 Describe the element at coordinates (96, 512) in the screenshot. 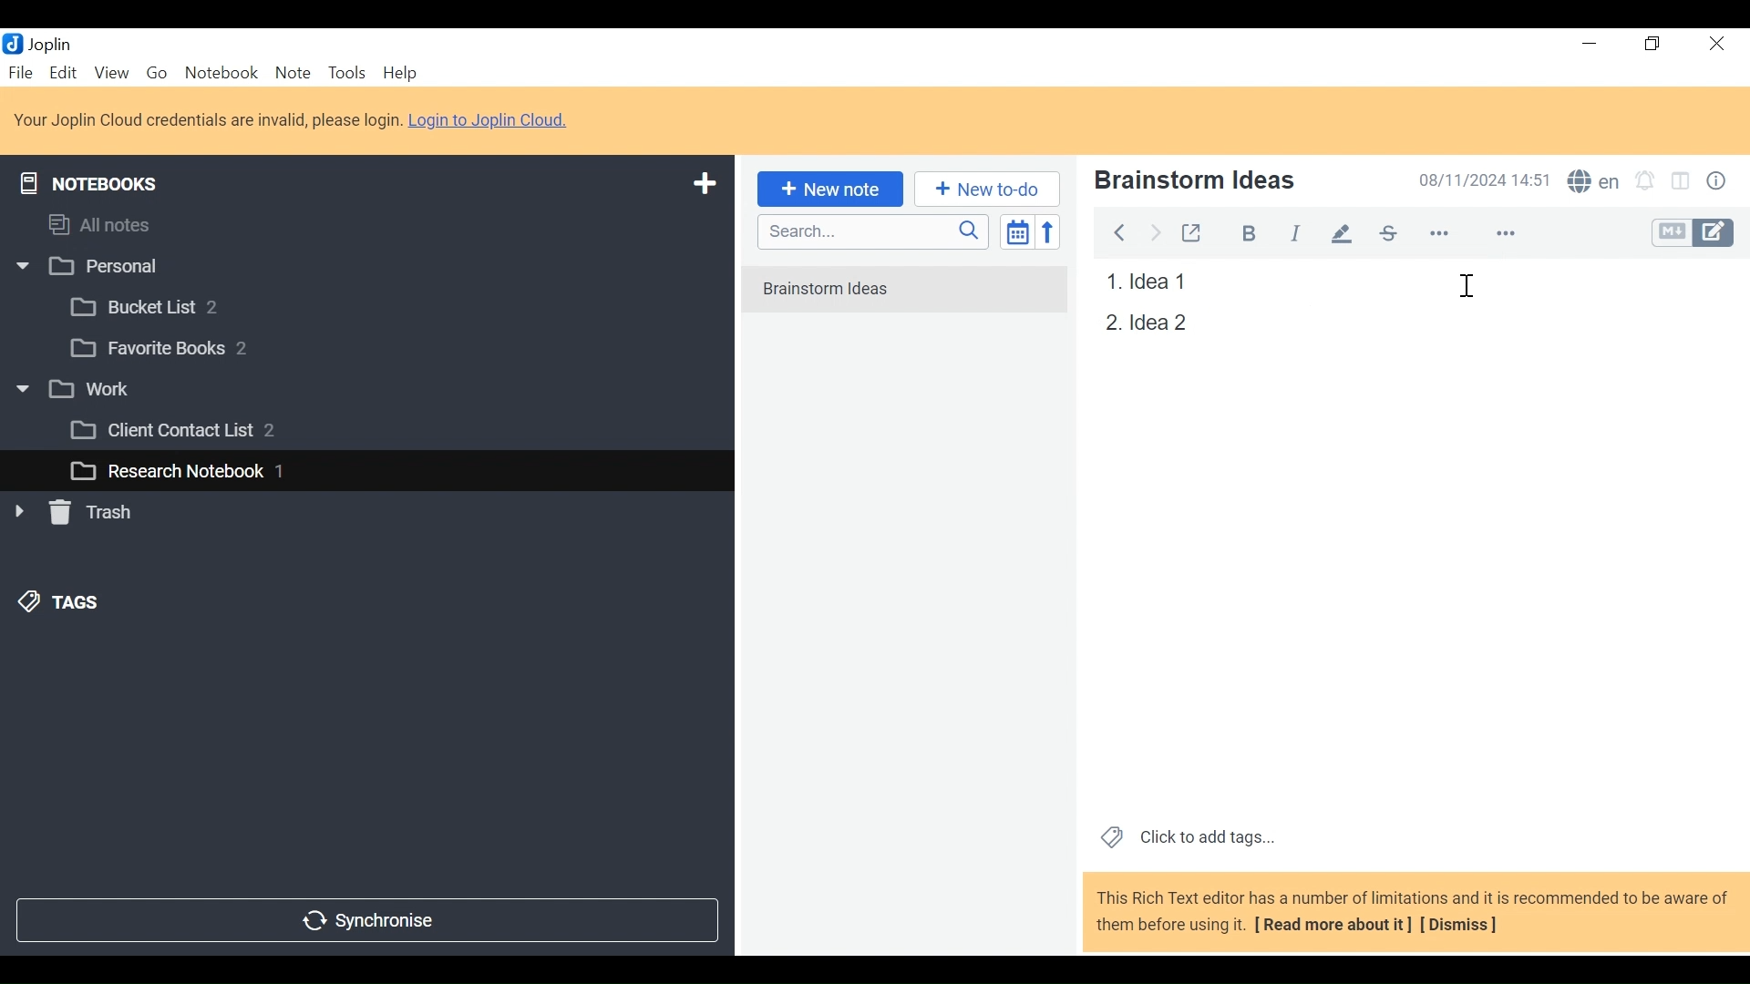

I see `» [ Trash` at that location.